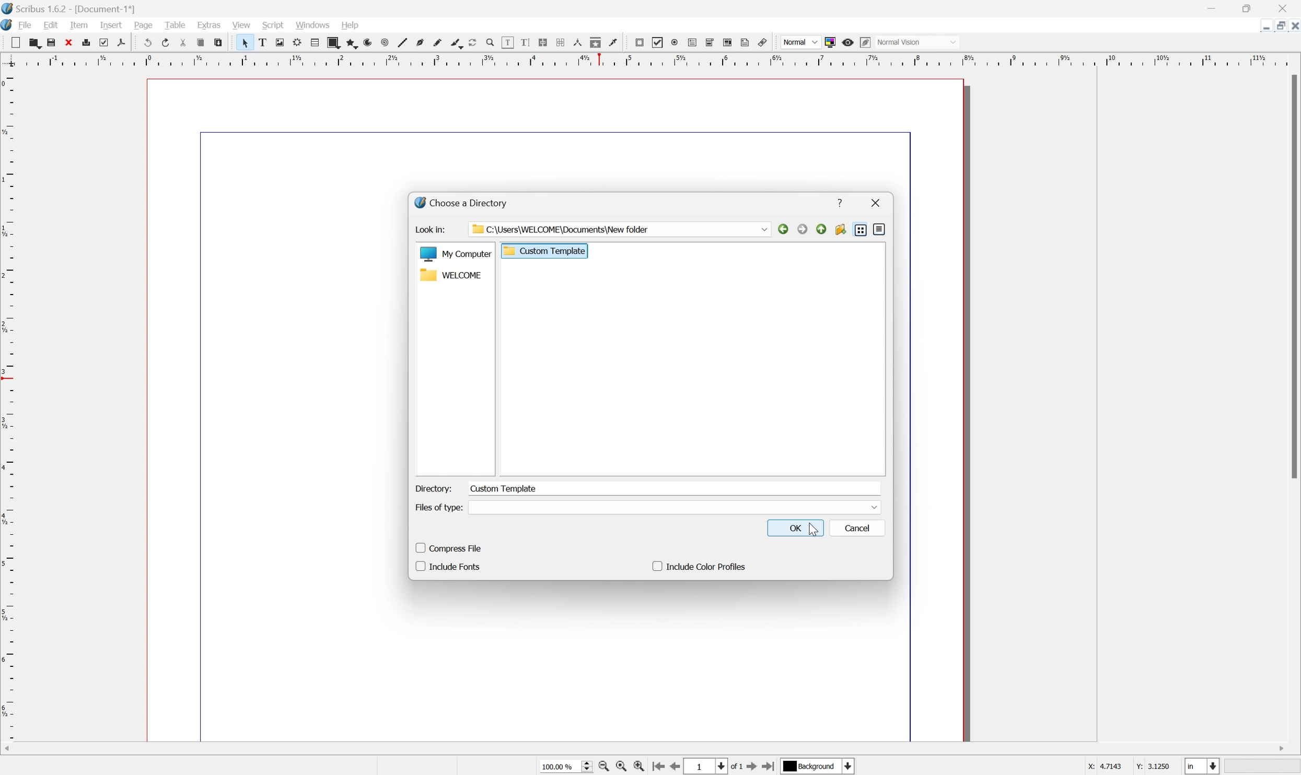  What do you see at coordinates (614, 43) in the screenshot?
I see `Eye dropper` at bounding box center [614, 43].